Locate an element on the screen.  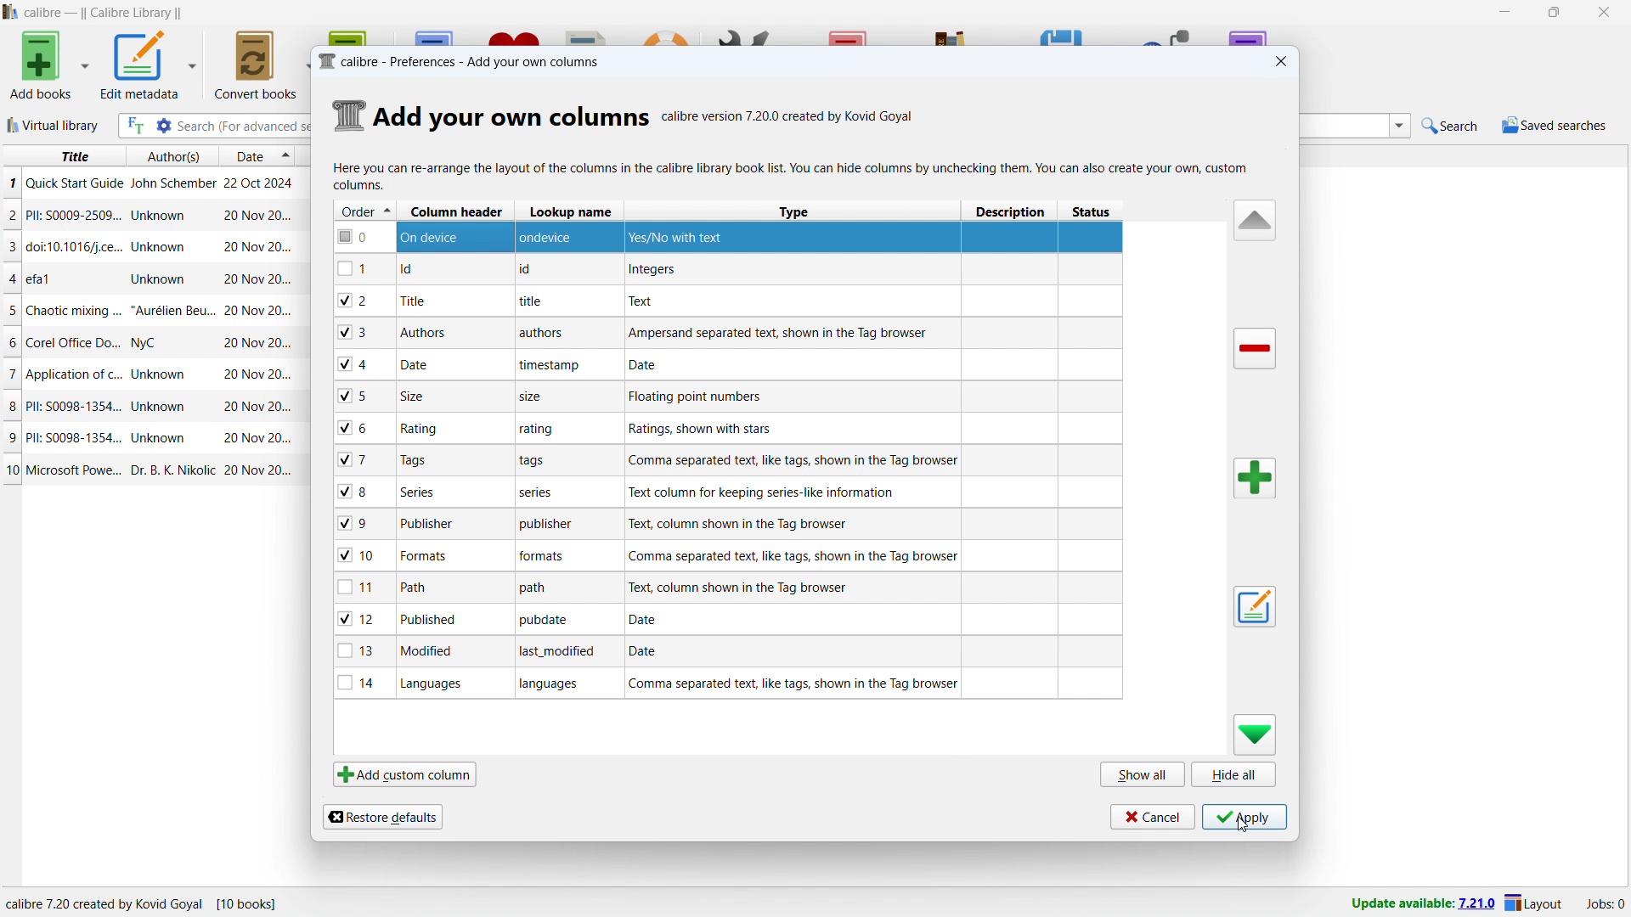
edit column settings is located at coordinates (1254, 606).